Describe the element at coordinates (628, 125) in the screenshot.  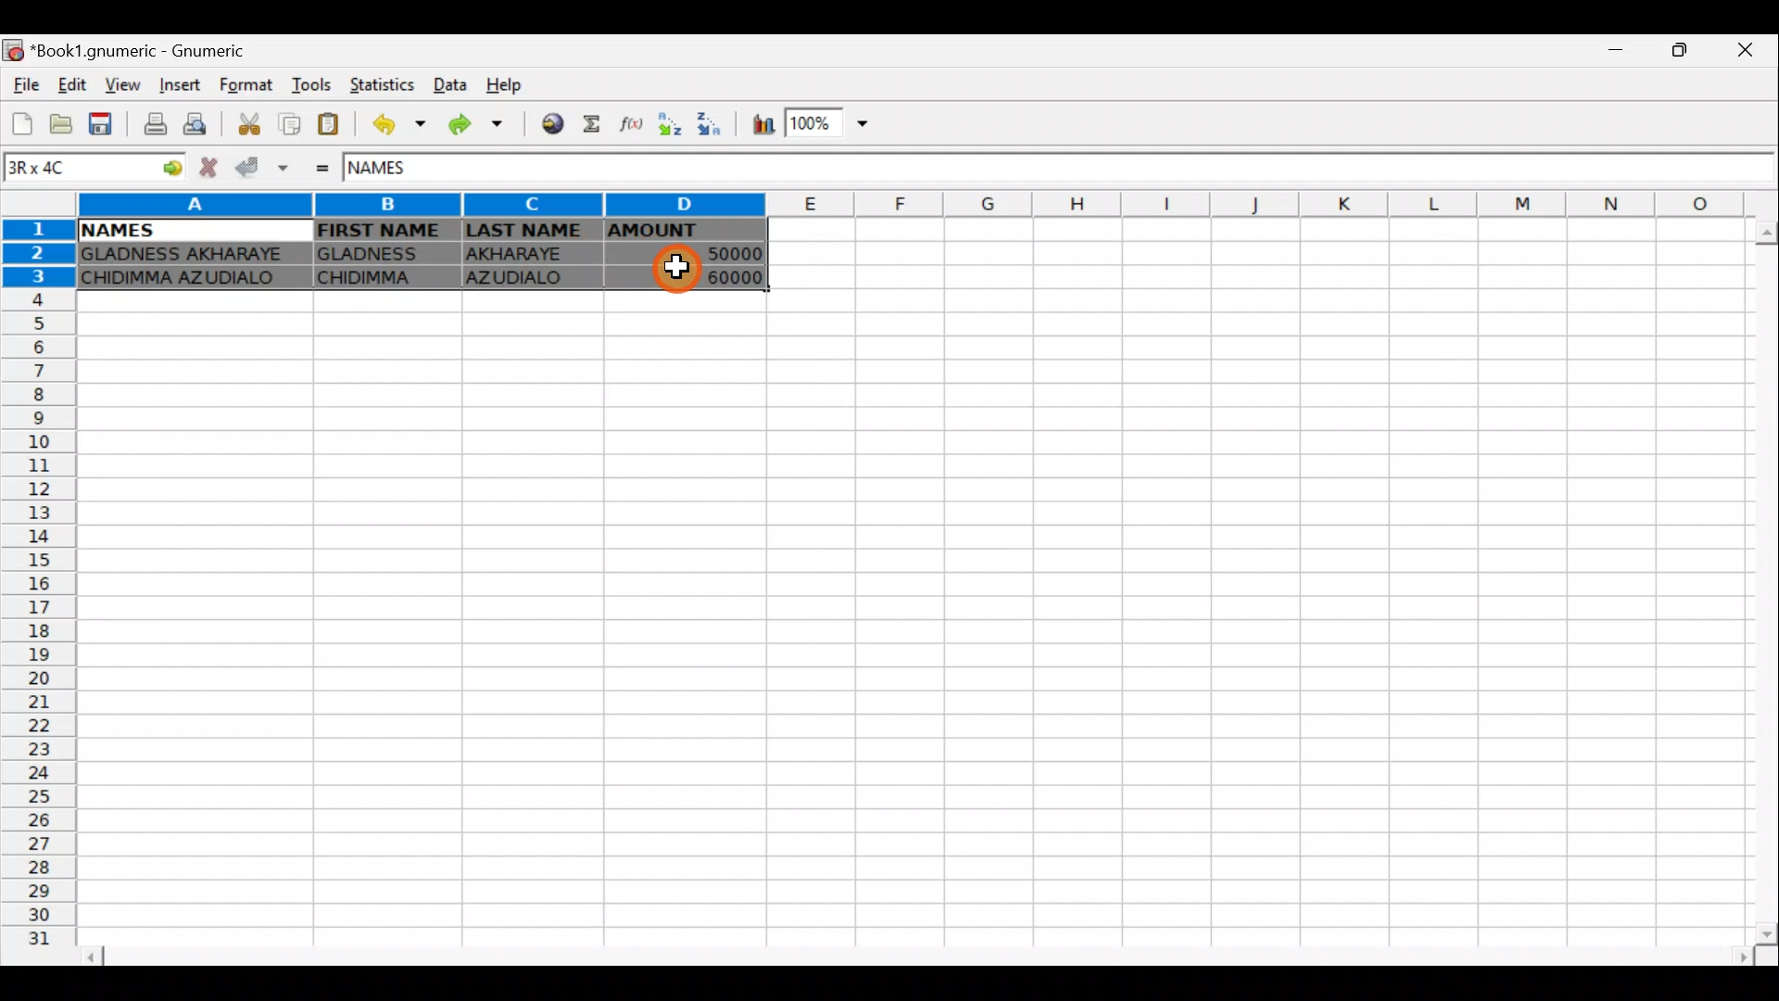
I see `Edit a function in the current cell` at that location.